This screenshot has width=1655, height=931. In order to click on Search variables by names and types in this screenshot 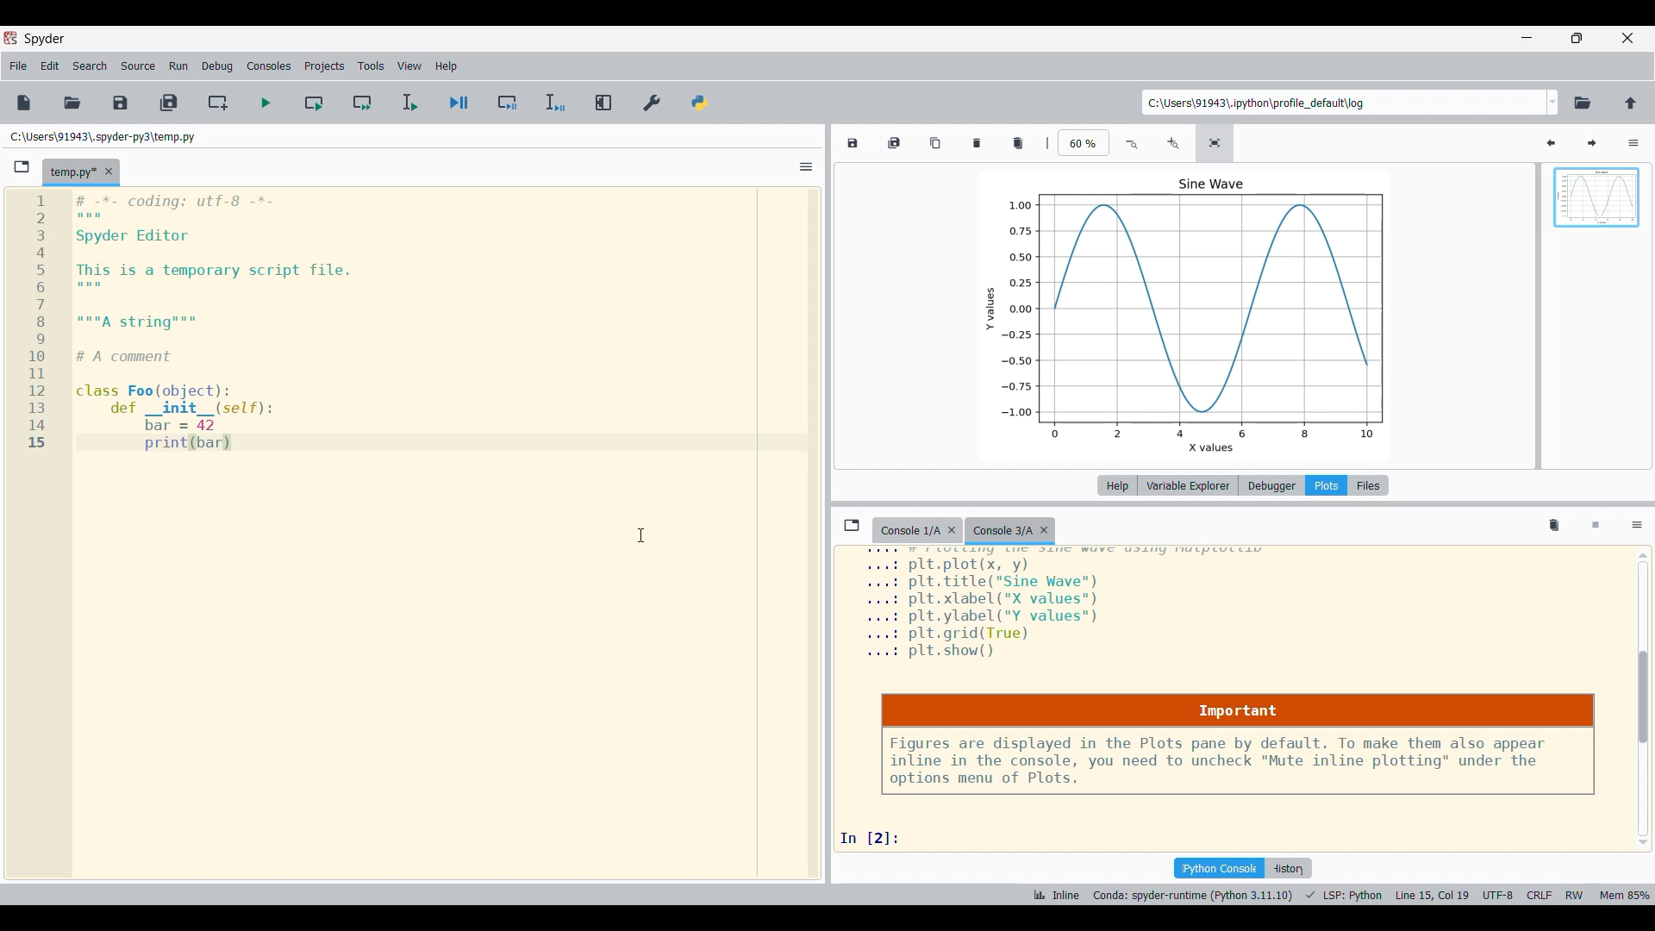, I will do `click(1510, 143)`.